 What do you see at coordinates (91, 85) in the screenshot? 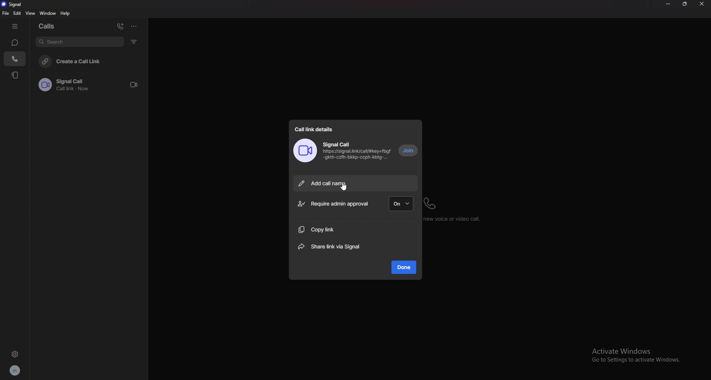
I see `call link` at bounding box center [91, 85].